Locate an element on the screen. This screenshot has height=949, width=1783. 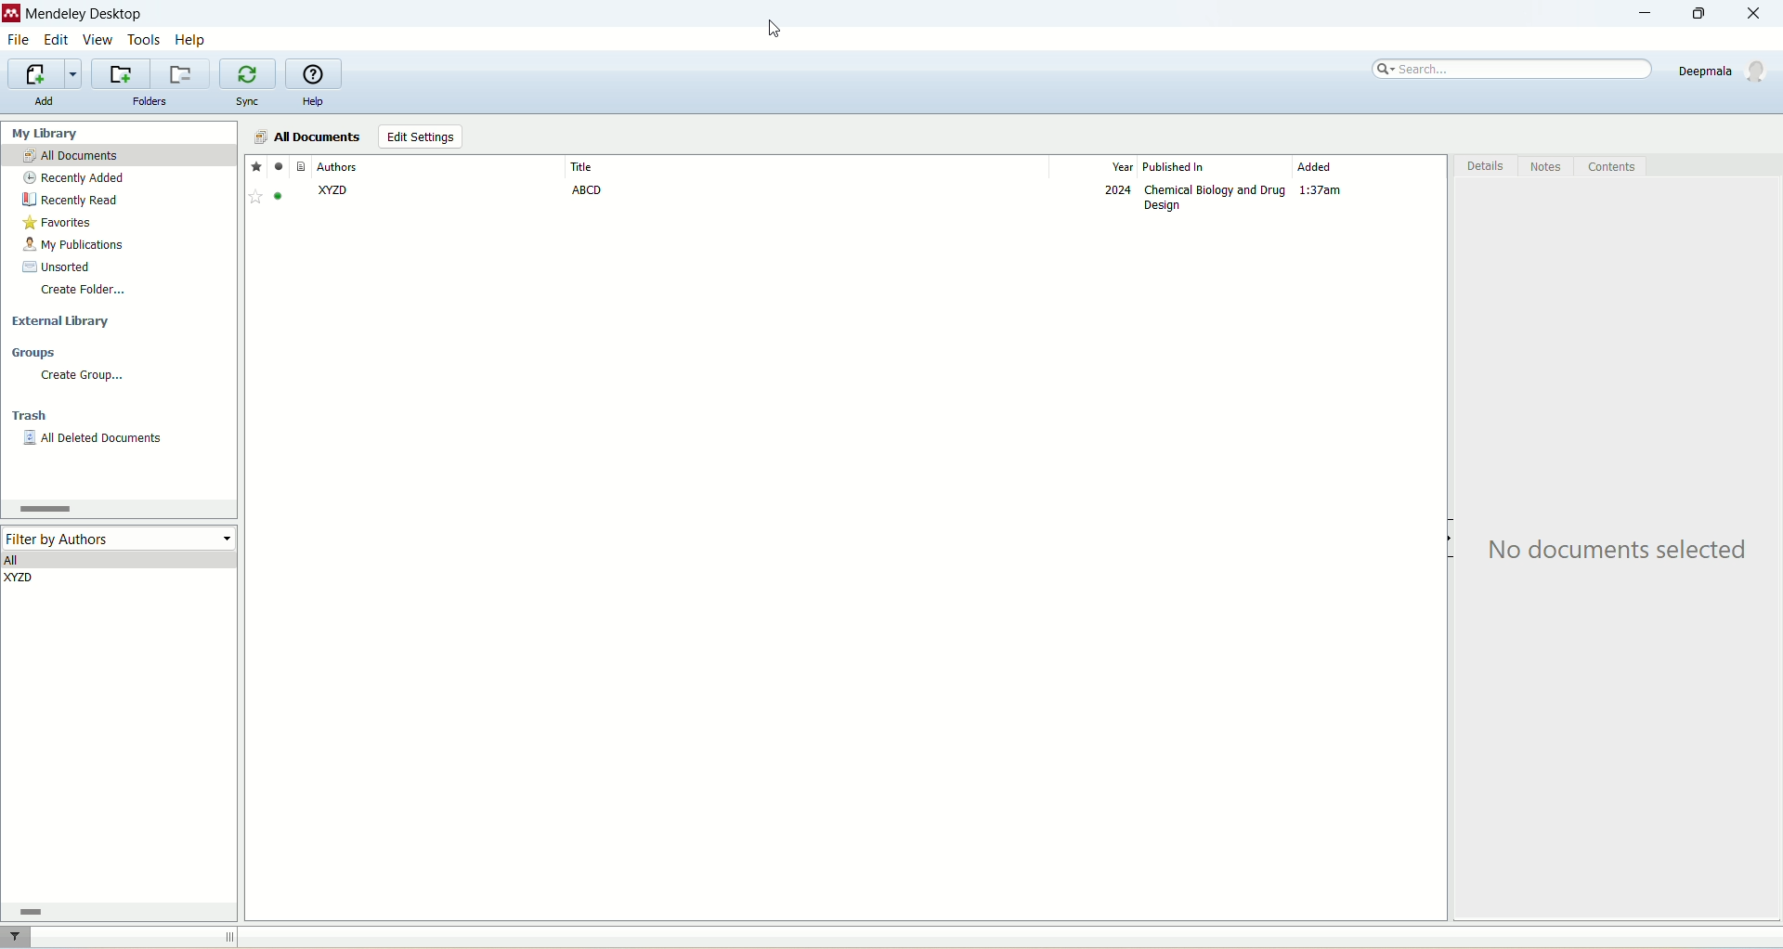
XX2D is located at coordinates (336, 190).